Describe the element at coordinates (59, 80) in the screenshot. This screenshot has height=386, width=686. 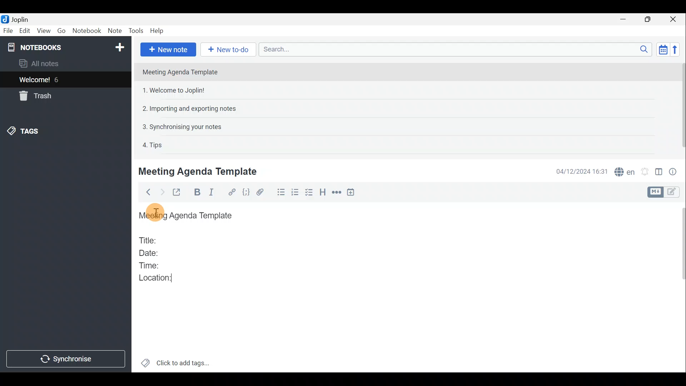
I see `6` at that location.